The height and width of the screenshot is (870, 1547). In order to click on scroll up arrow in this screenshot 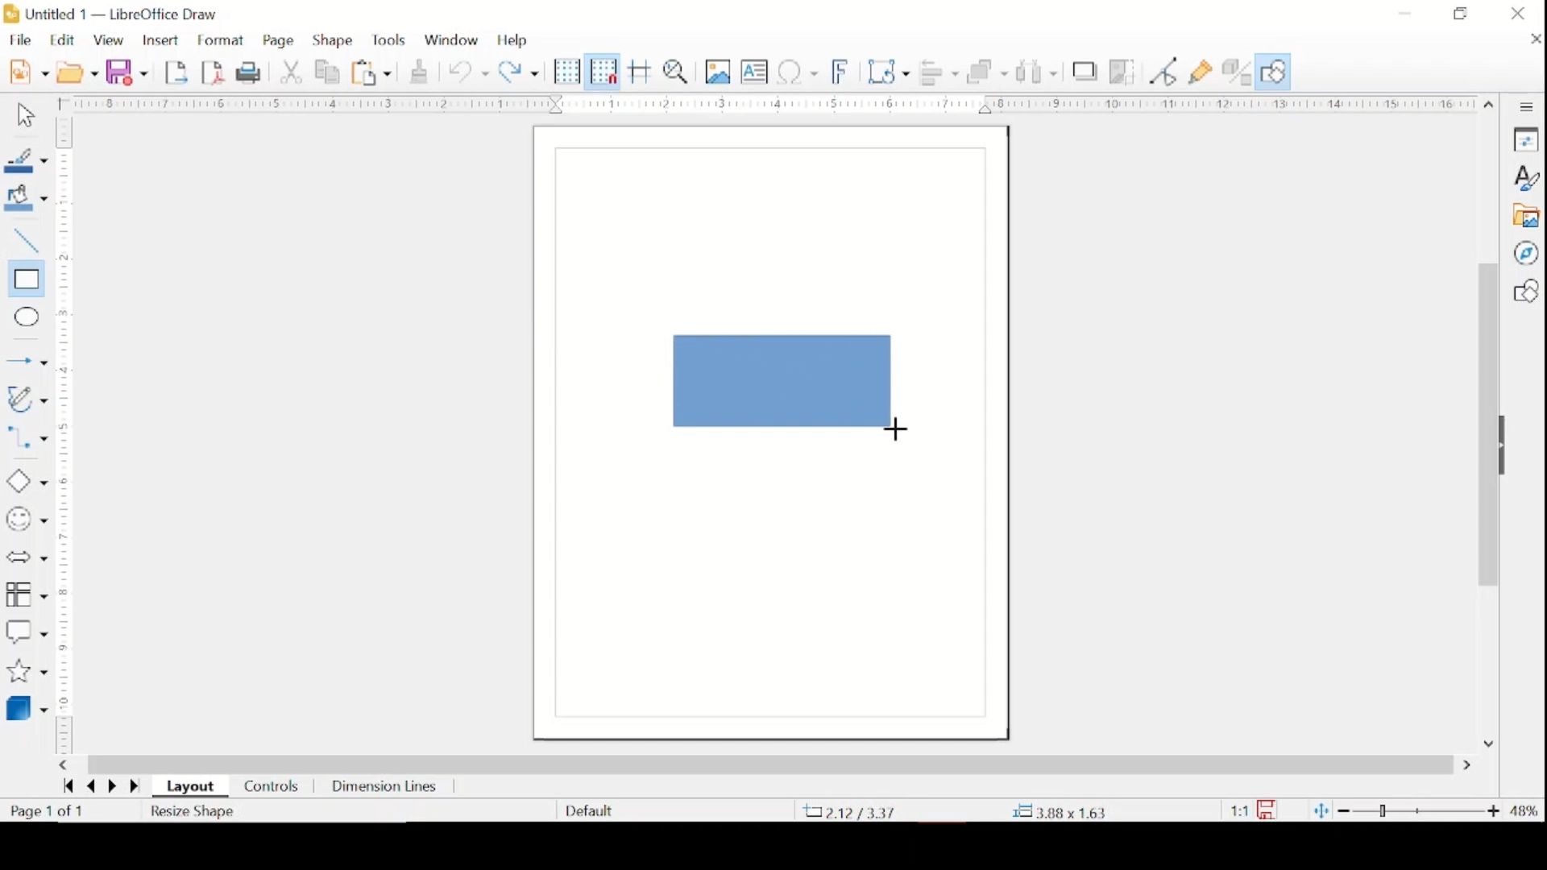, I will do `click(1490, 101)`.